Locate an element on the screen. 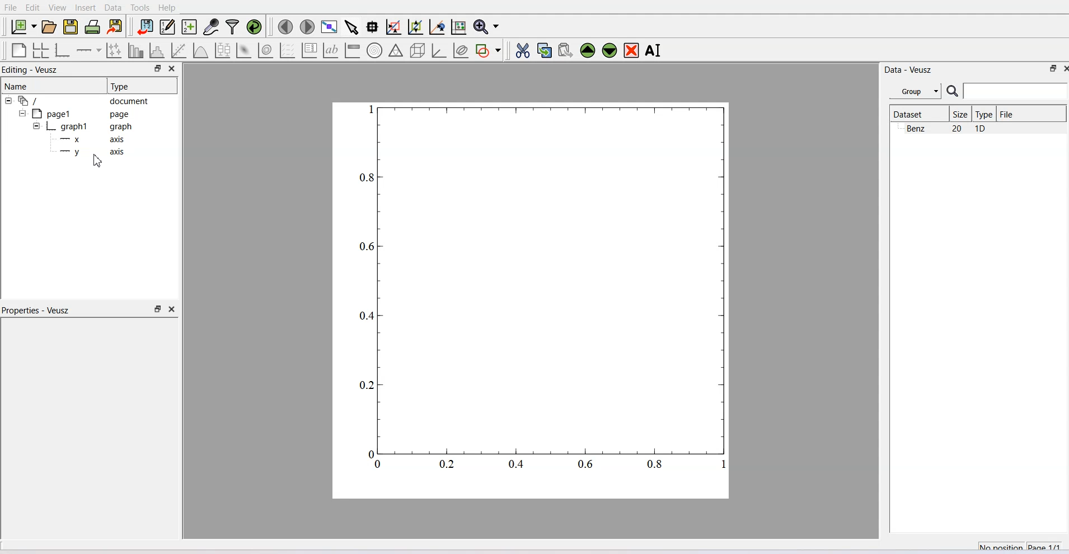  New Document is located at coordinates (23, 26).